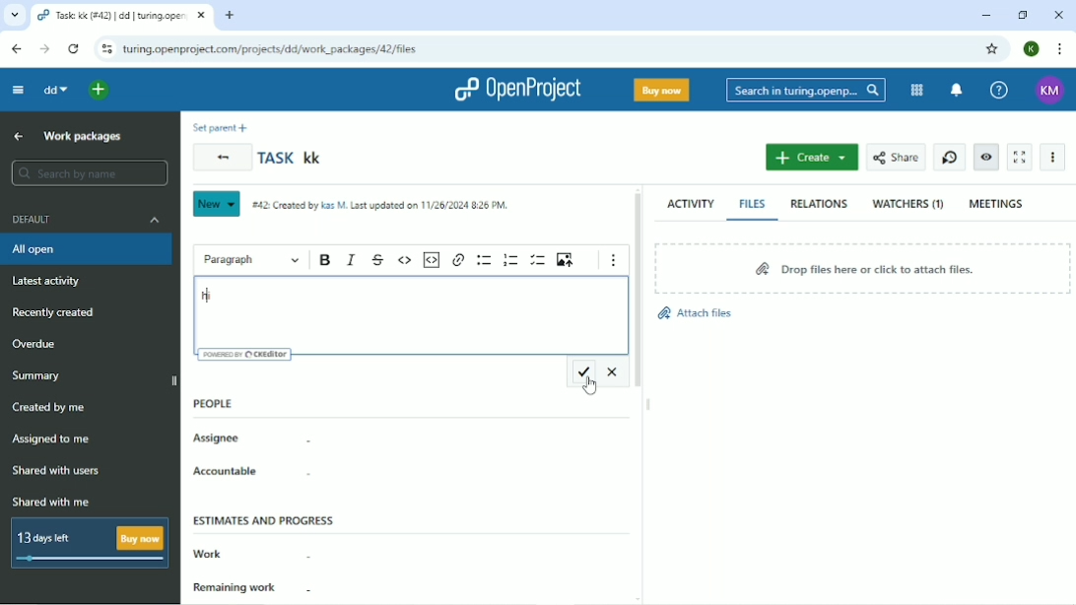 The height and width of the screenshot is (605, 1076). I want to click on Work, so click(253, 554).